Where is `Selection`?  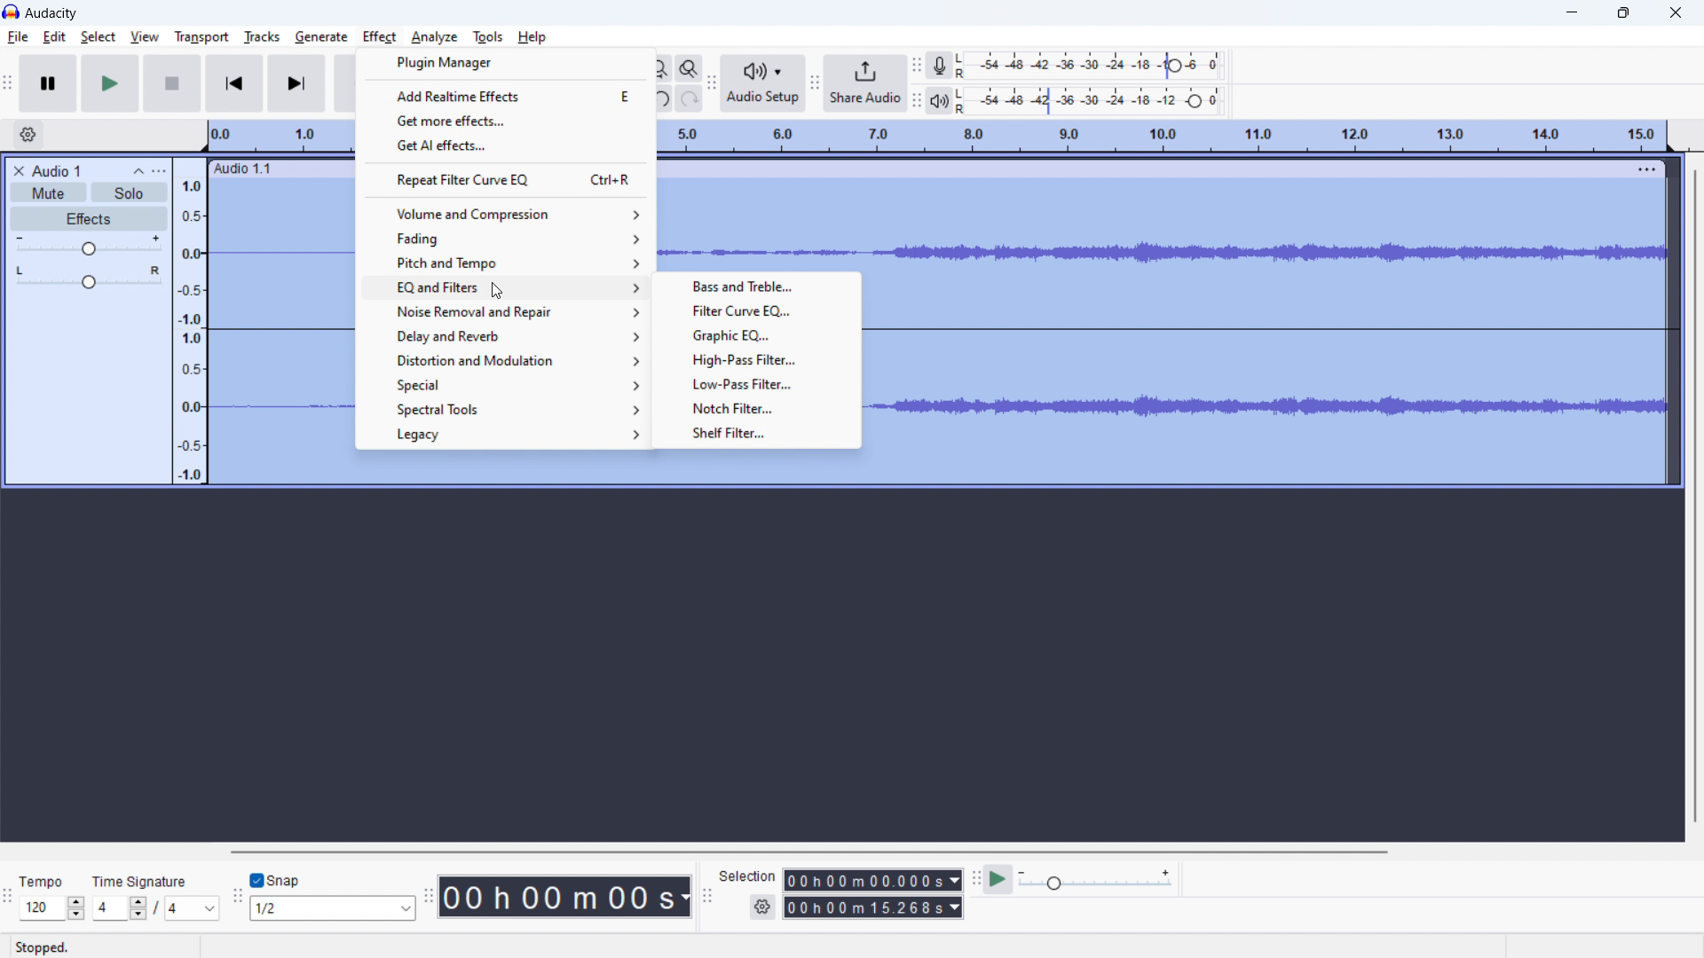
Selection is located at coordinates (747, 874).